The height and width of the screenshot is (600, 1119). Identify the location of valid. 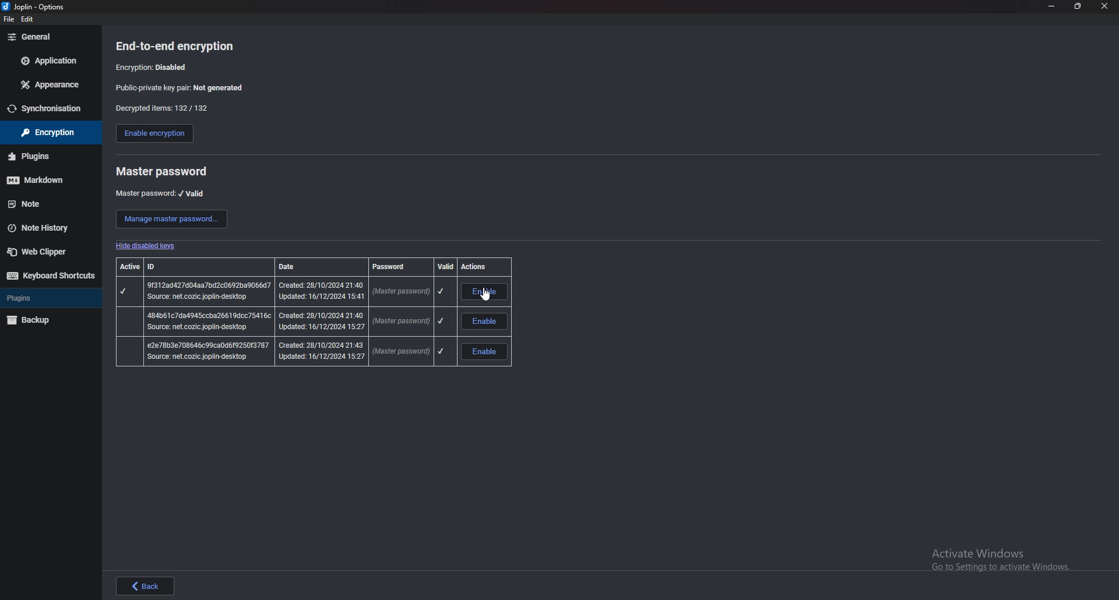
(445, 266).